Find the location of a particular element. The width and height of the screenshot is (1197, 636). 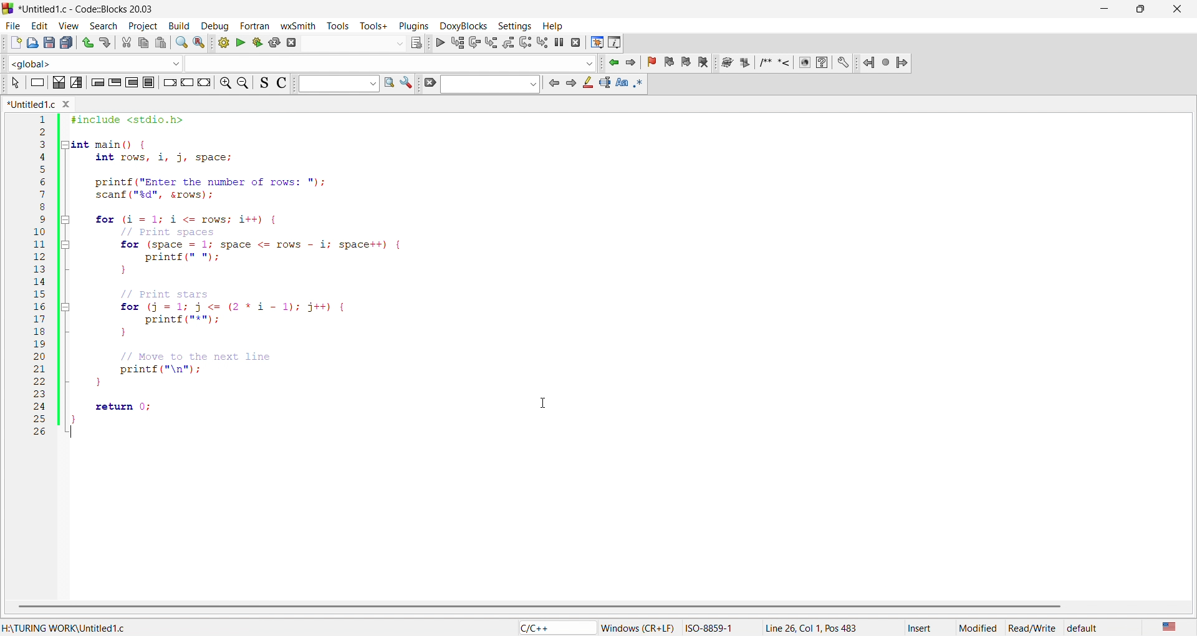

open file is located at coordinates (32, 43).